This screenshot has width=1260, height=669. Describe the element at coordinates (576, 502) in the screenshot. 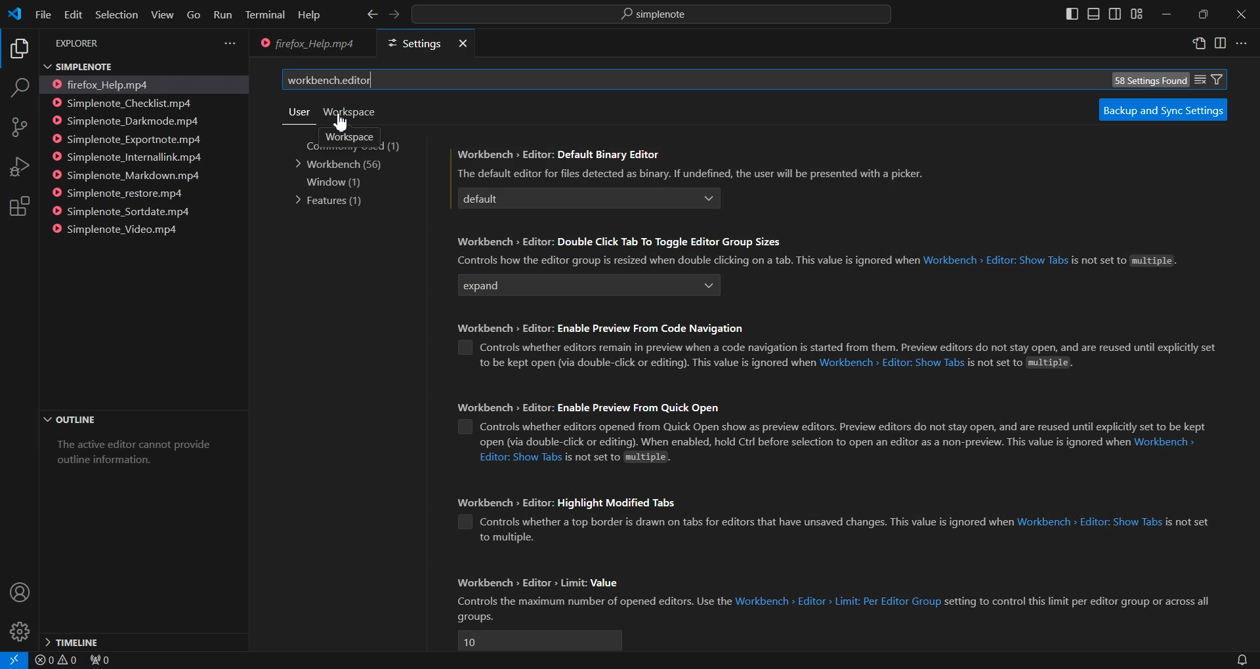

I see `Workbench > Editor: Highlight Modified Tabs` at that location.